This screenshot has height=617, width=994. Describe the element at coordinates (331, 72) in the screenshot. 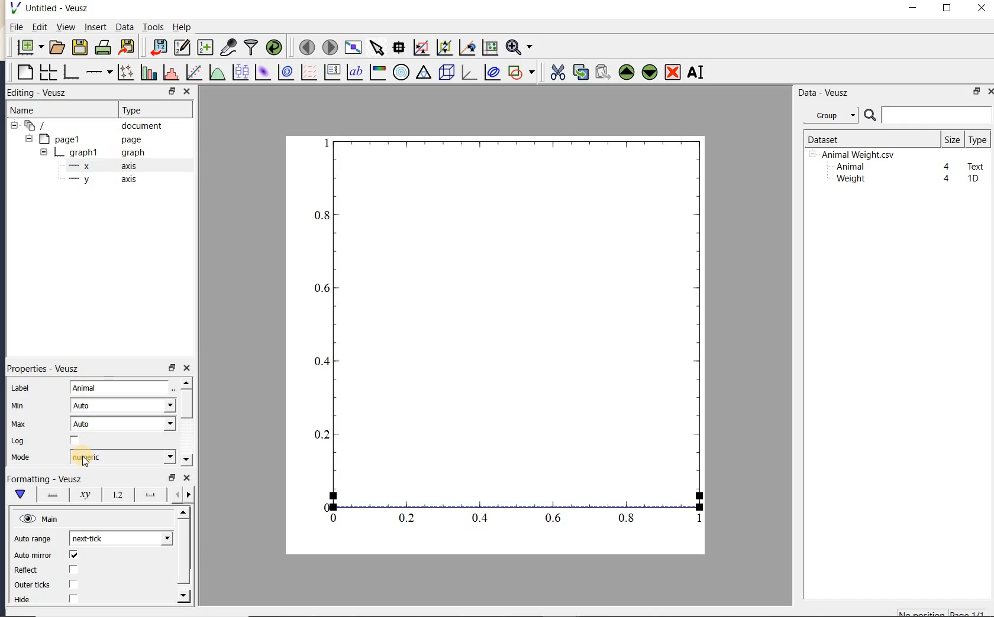

I see `plot key` at that location.